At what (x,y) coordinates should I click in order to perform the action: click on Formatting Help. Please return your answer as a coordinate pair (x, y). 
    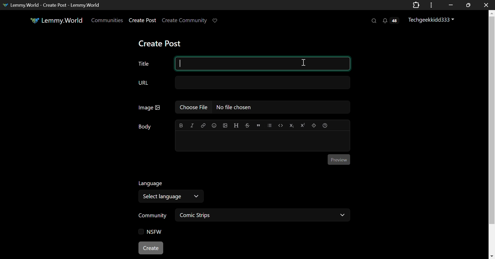
    Looking at the image, I should click on (325, 125).